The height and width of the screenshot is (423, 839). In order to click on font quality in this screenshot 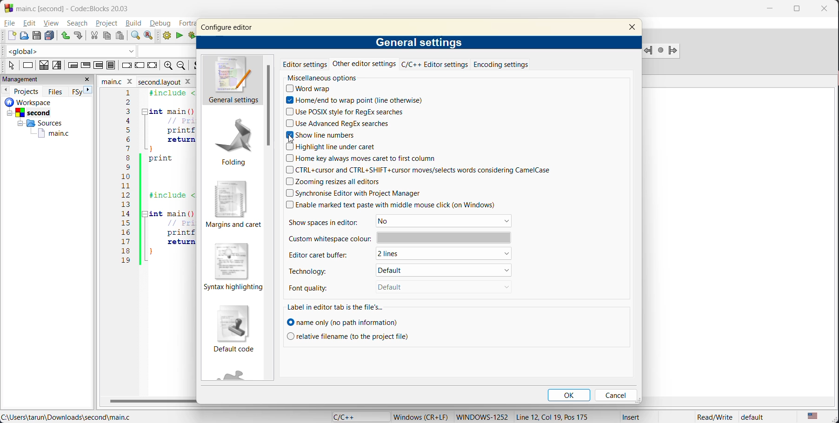, I will do `click(317, 286)`.